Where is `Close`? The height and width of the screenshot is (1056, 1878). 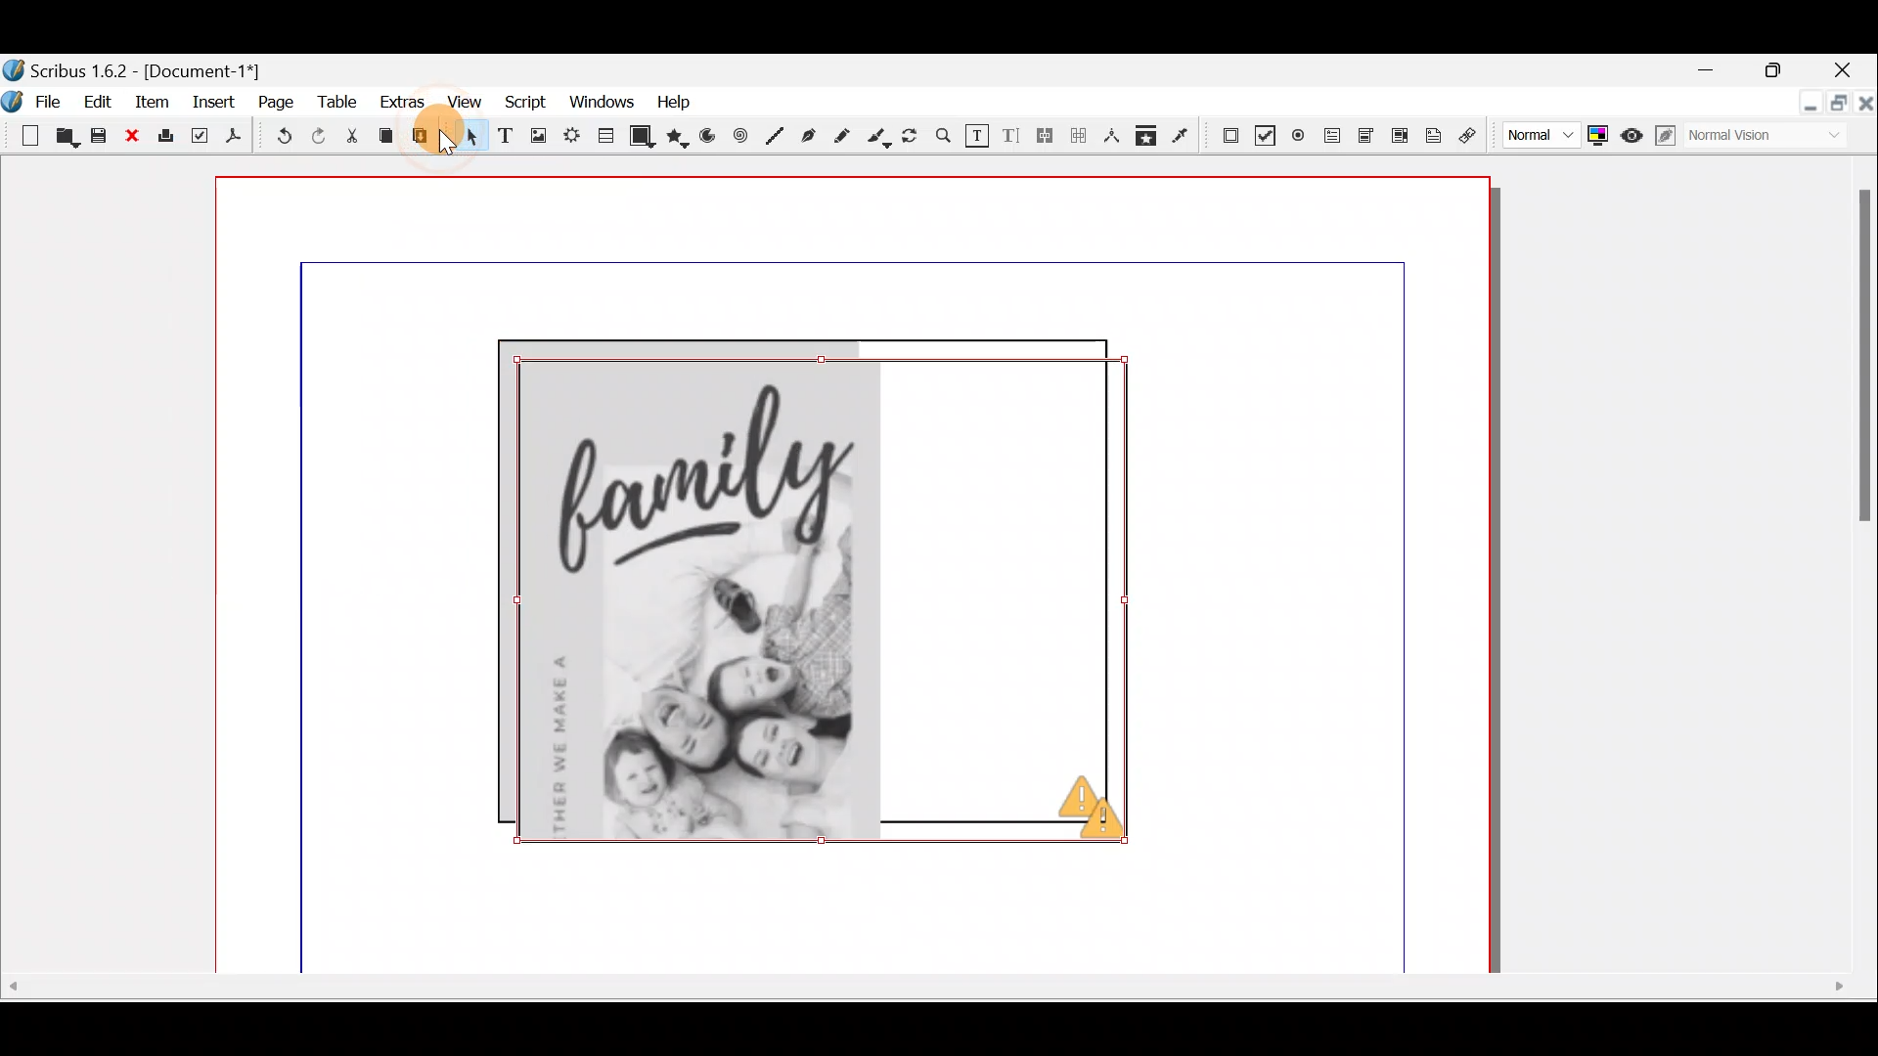 Close is located at coordinates (1864, 113).